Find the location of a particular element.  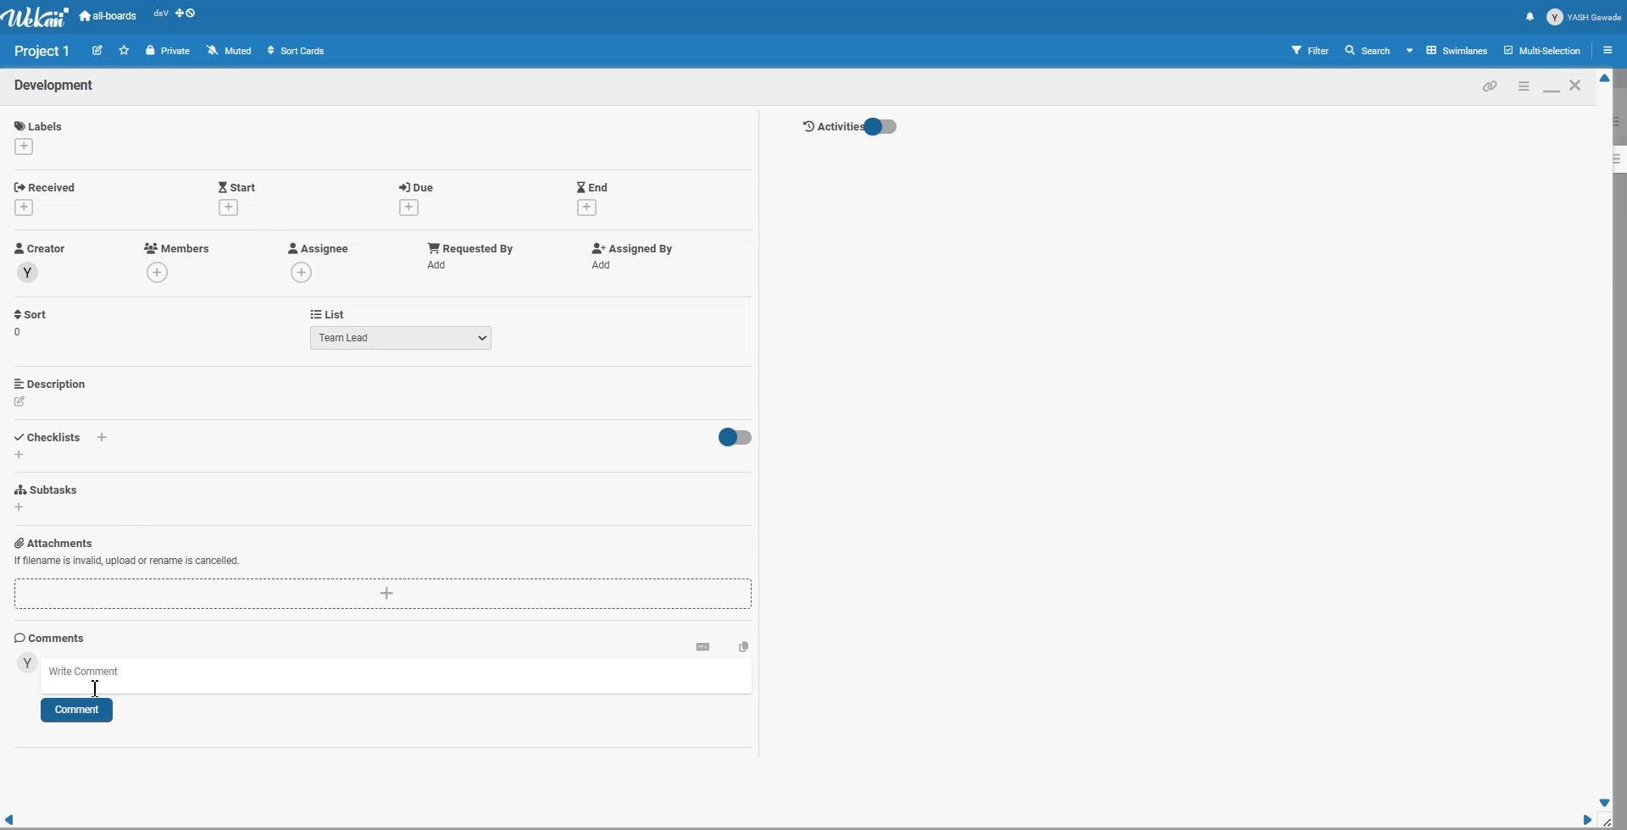

Add Description is located at coordinates (52, 383).